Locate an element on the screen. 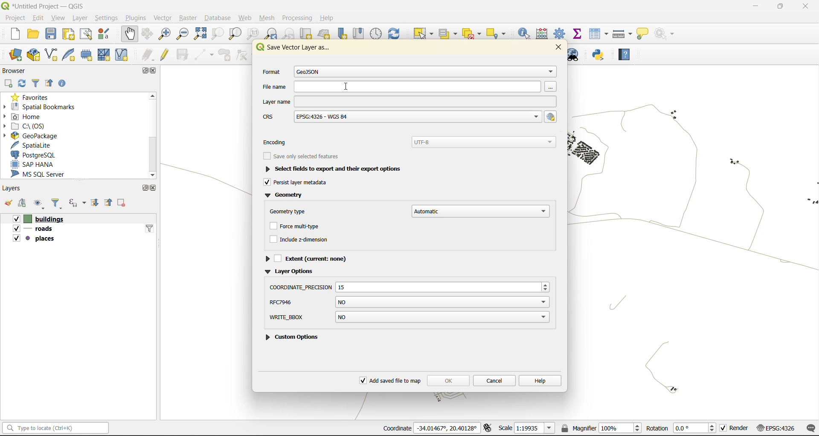 This screenshot has height=436, width=819. new shapefile is located at coordinates (51, 54).